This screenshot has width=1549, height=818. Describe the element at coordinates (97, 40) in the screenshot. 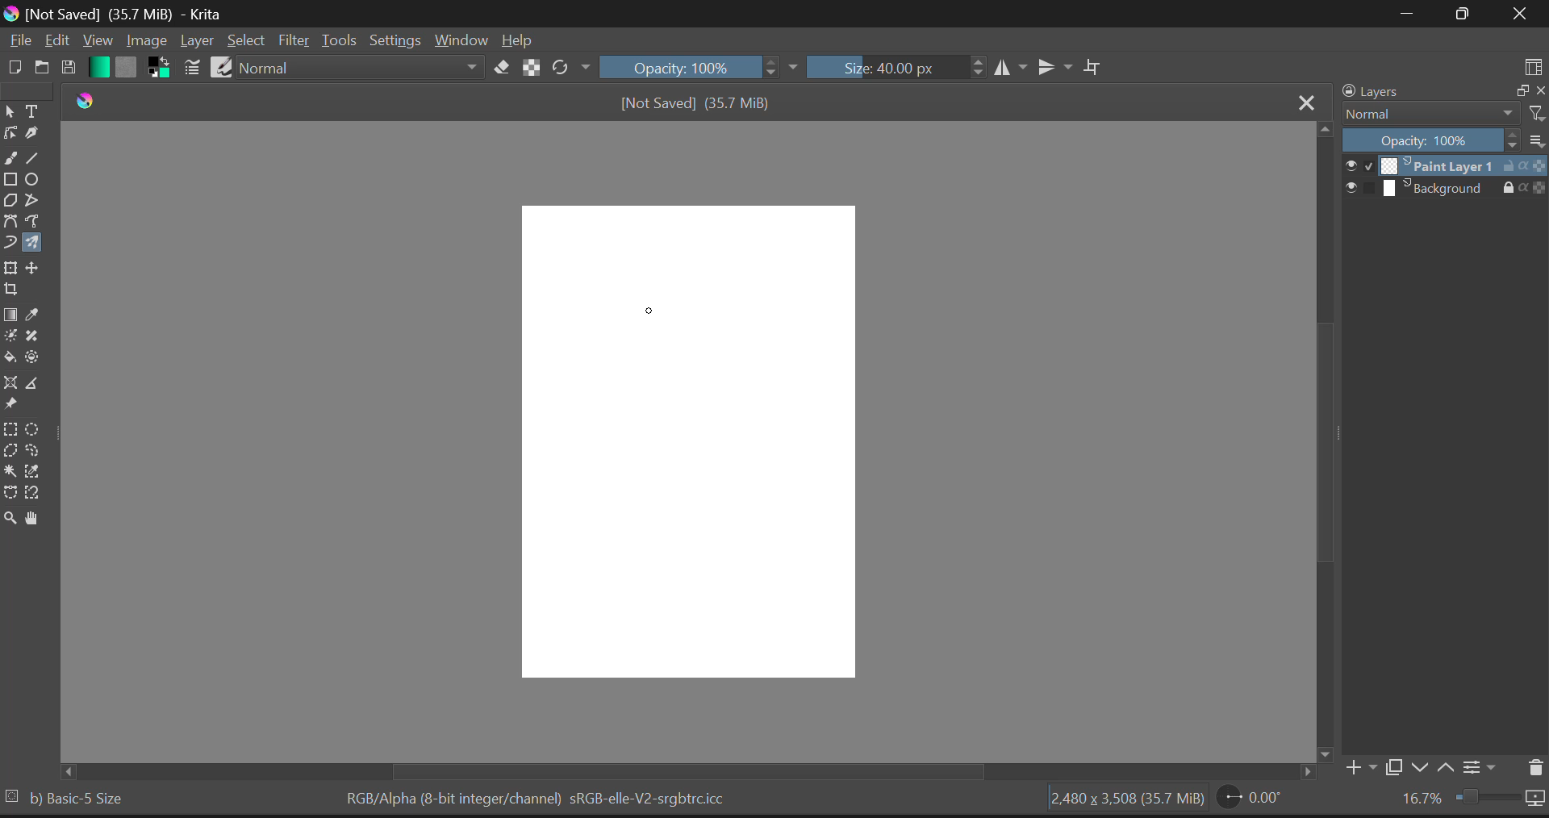

I see `View` at that location.